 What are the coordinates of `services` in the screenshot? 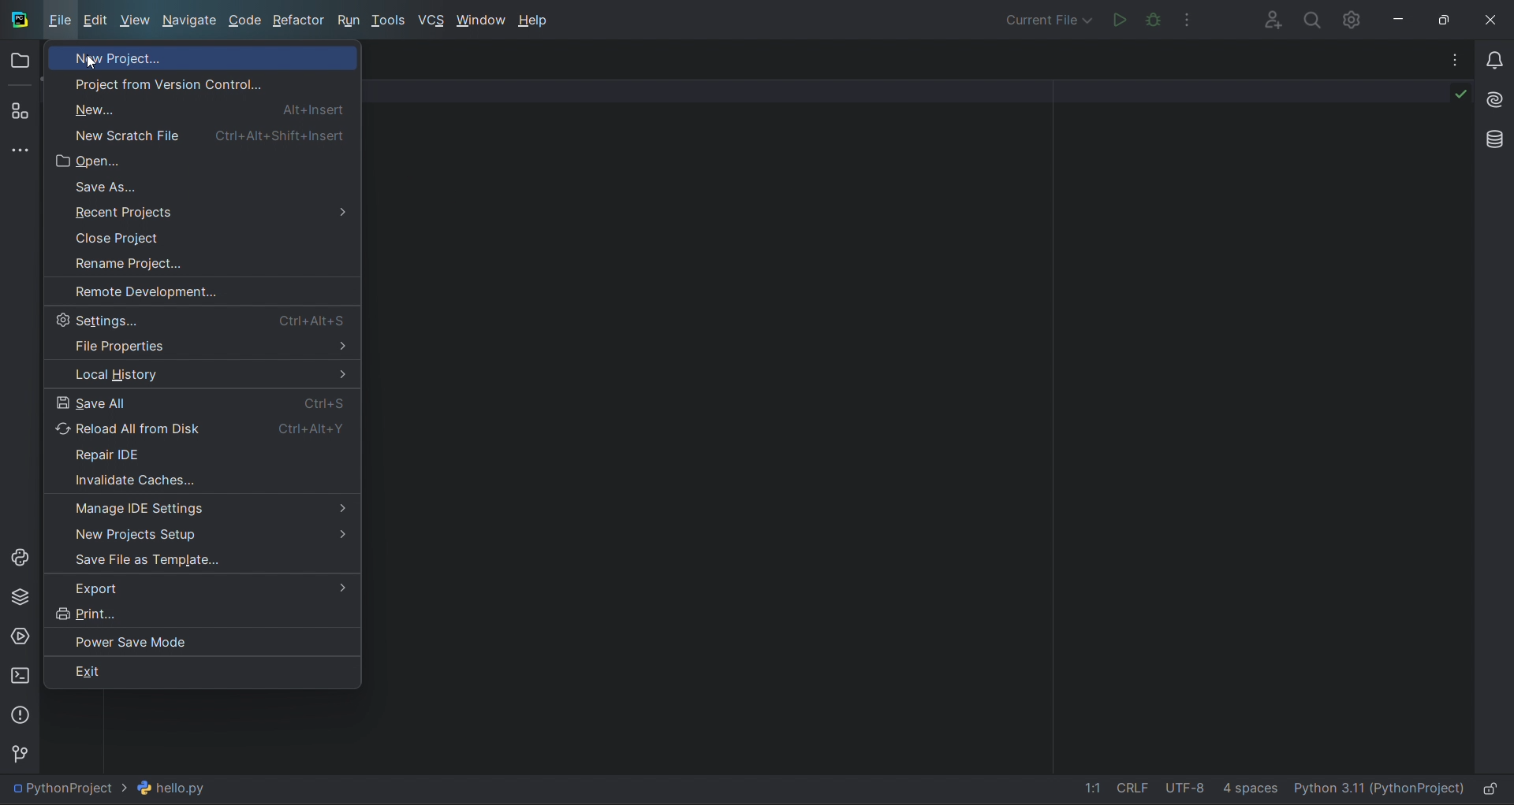 It's located at (20, 636).